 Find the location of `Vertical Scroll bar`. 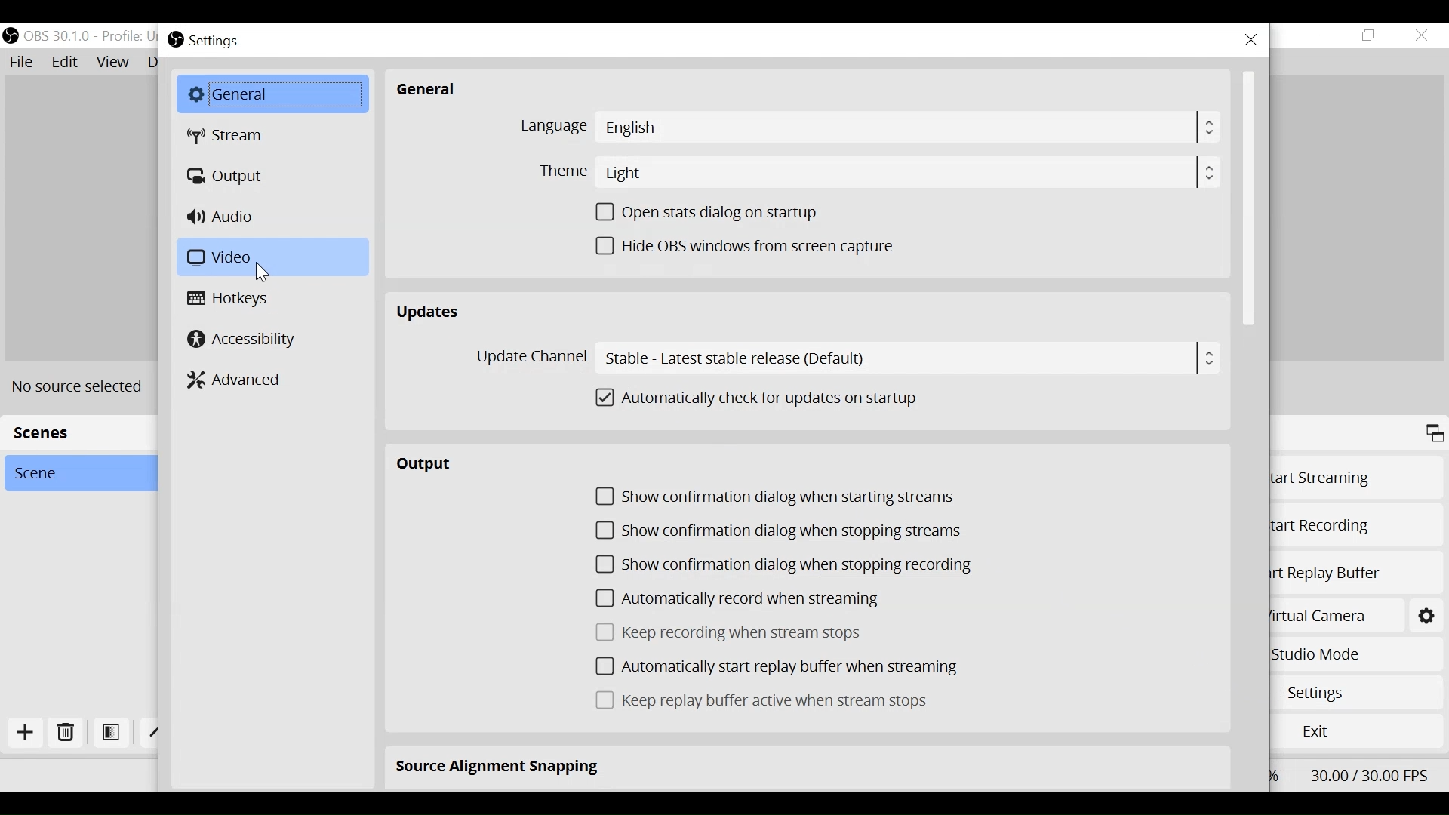

Vertical Scroll bar is located at coordinates (1247, 198).